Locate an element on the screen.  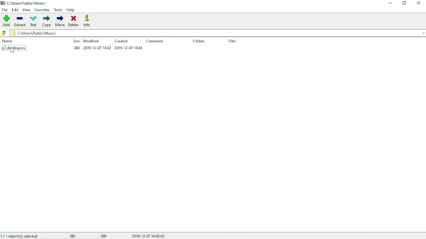
Restore down is located at coordinates (405, 3).